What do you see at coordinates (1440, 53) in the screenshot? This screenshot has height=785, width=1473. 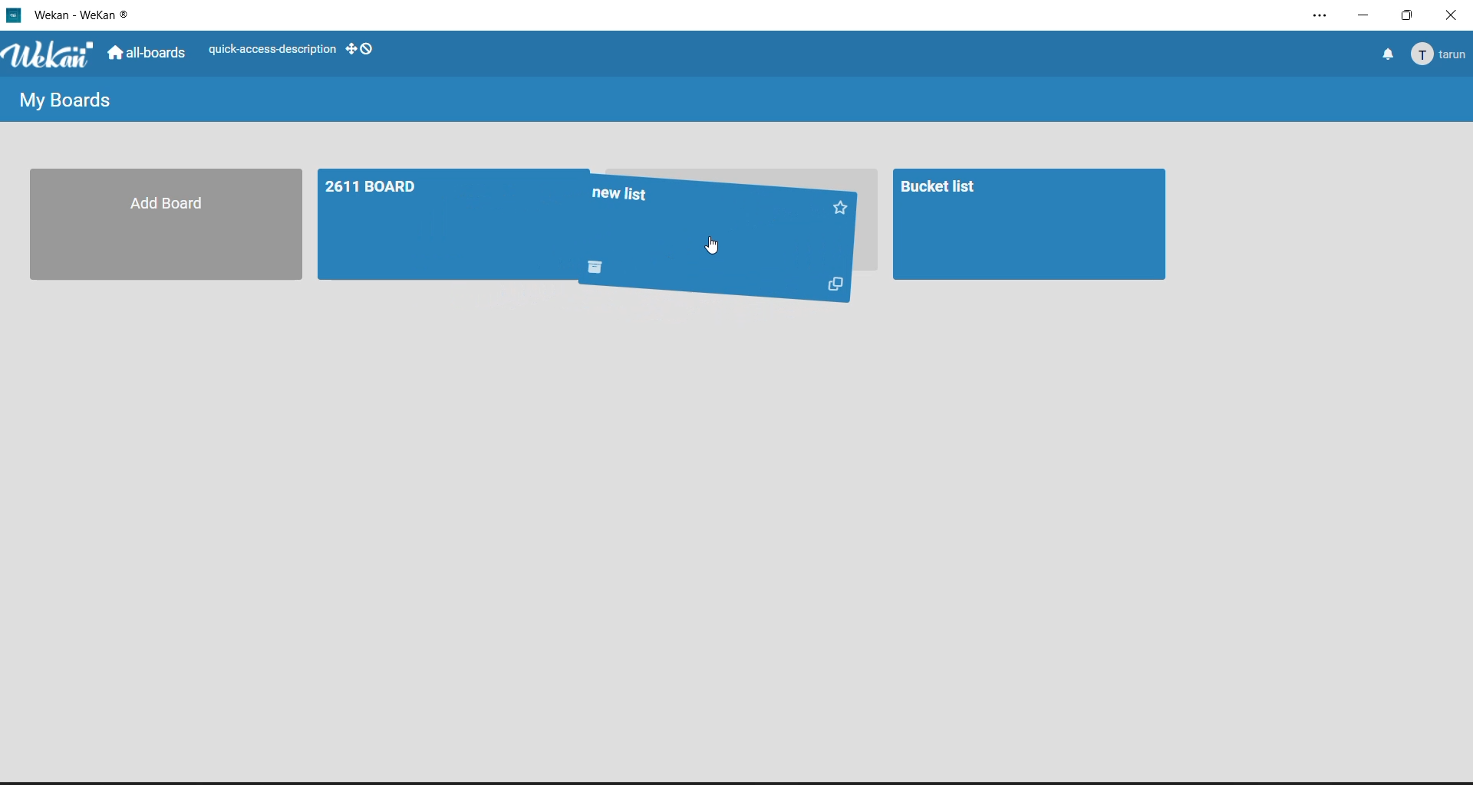 I see `tarun` at bounding box center [1440, 53].